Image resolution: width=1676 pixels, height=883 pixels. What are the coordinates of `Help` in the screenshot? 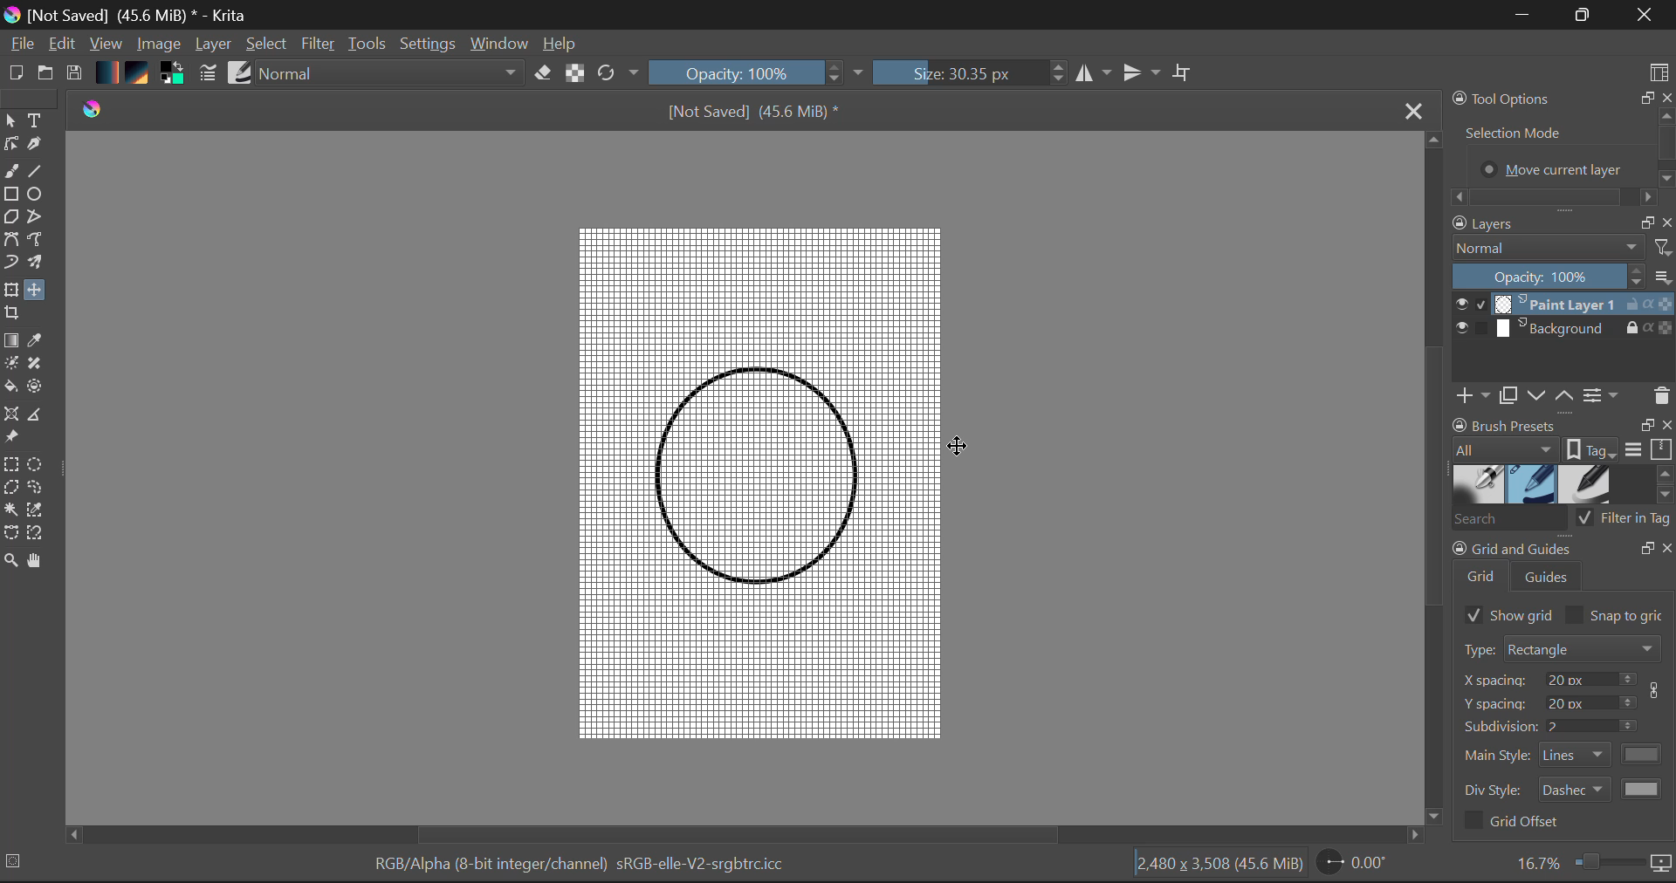 It's located at (564, 44).